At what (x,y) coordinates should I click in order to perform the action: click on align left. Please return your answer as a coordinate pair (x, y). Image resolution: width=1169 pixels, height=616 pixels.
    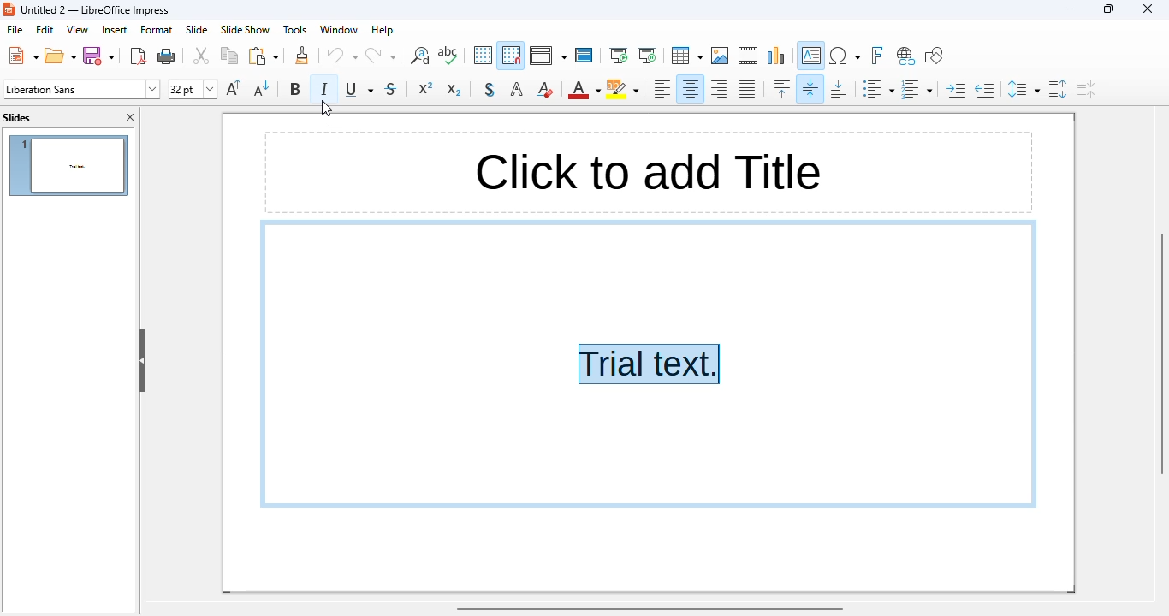
    Looking at the image, I should click on (661, 88).